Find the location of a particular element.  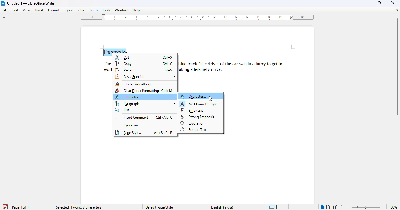

Vertical scroll bar is located at coordinates (397, 67).